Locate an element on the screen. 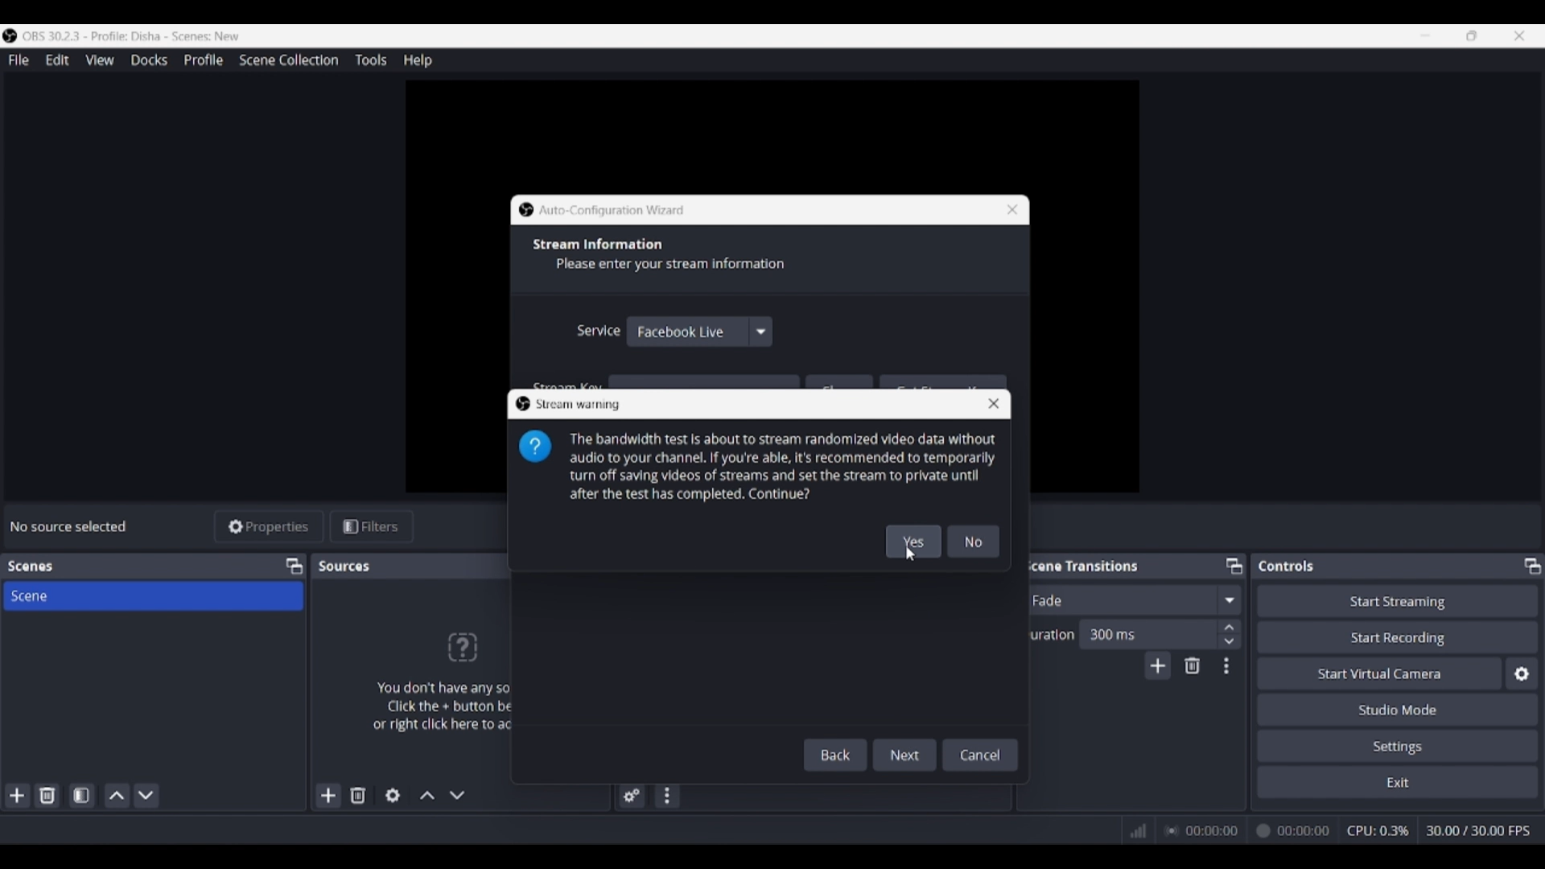  Float Scene transitions panel is located at coordinates (1234, 566).